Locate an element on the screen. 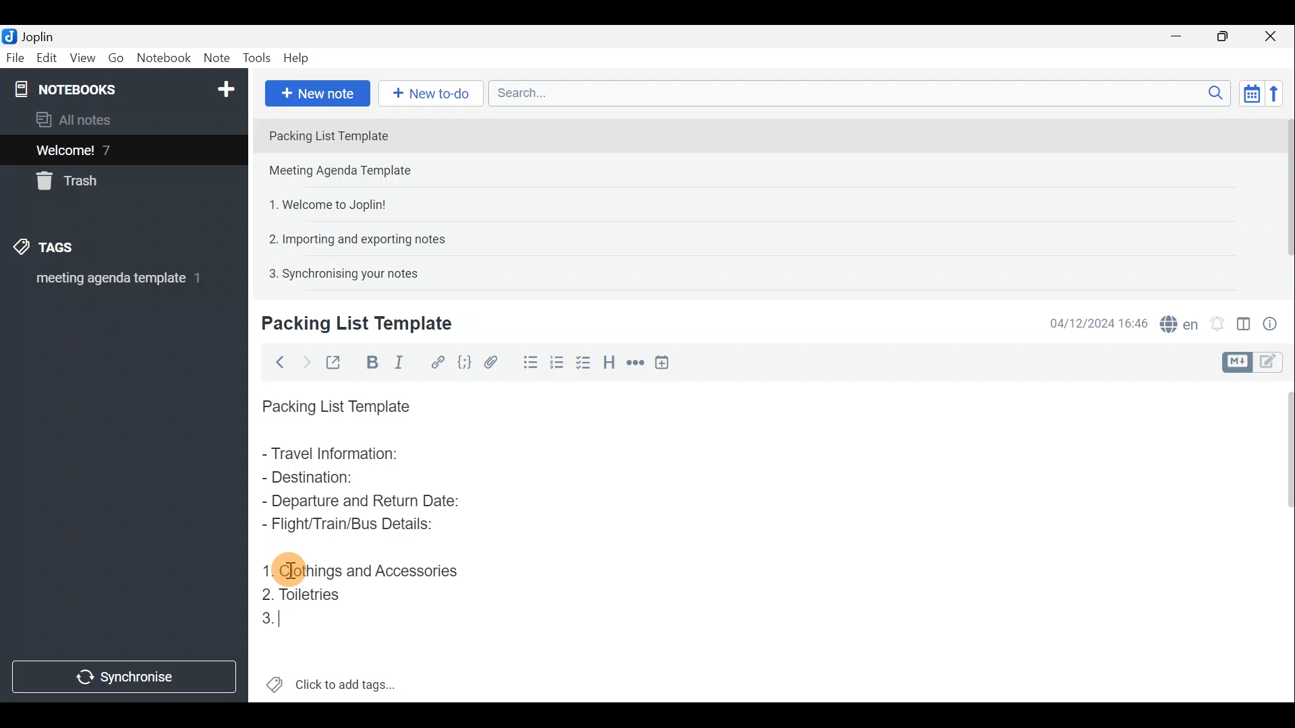 This screenshot has height=728, width=1295. Spell checker is located at coordinates (1176, 322).